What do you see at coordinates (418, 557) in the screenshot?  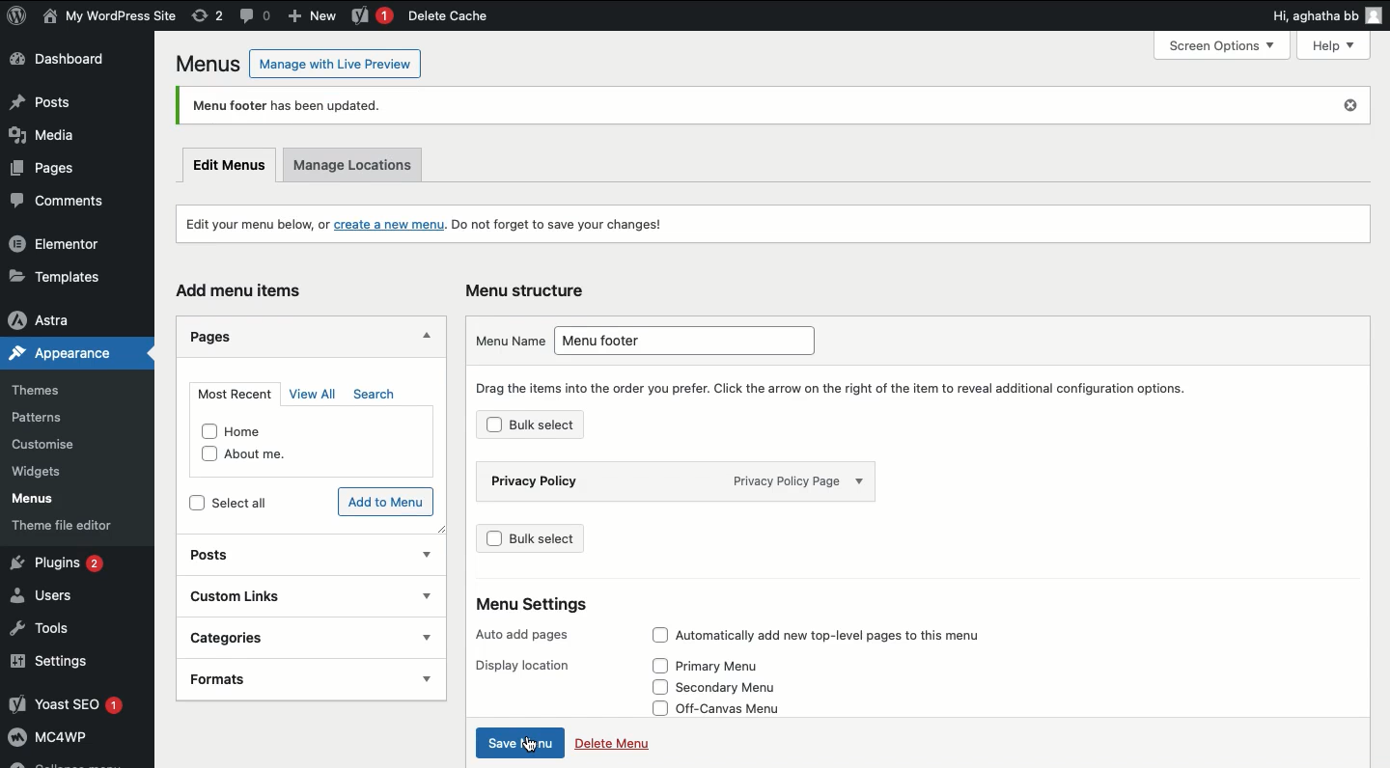 I see `show` at bounding box center [418, 557].